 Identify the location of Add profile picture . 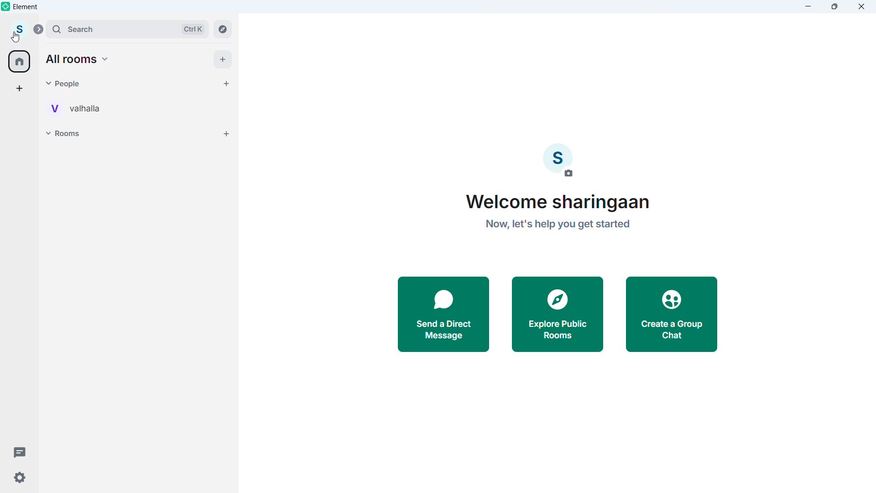
(561, 160).